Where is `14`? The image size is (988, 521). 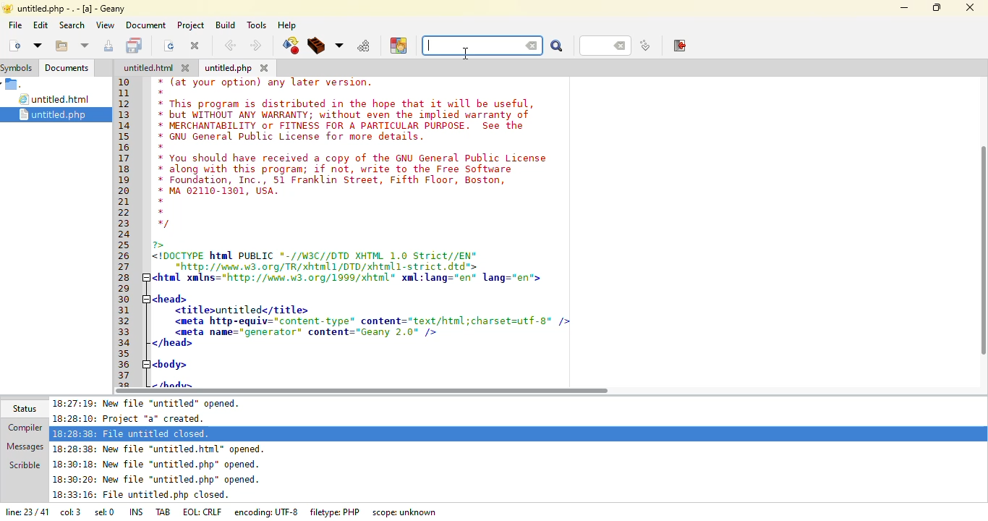 14 is located at coordinates (126, 126).